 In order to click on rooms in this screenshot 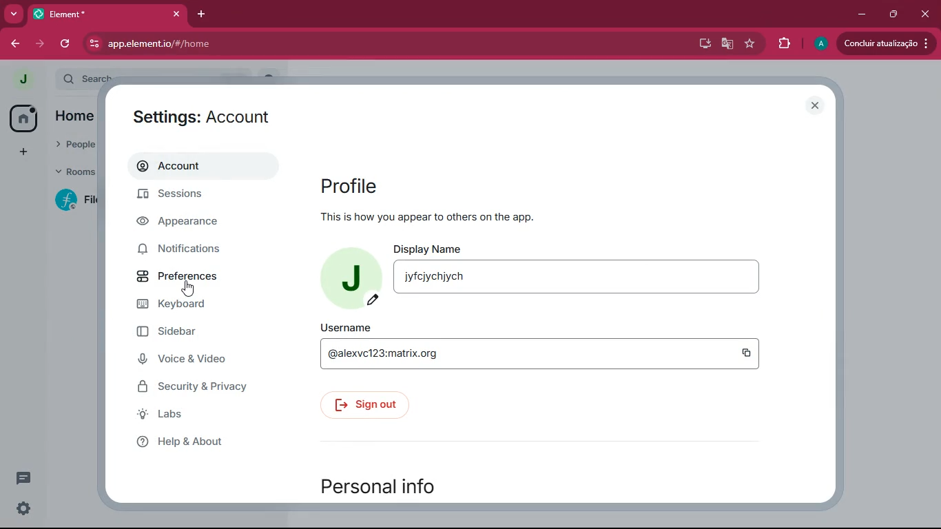, I will do `click(74, 174)`.